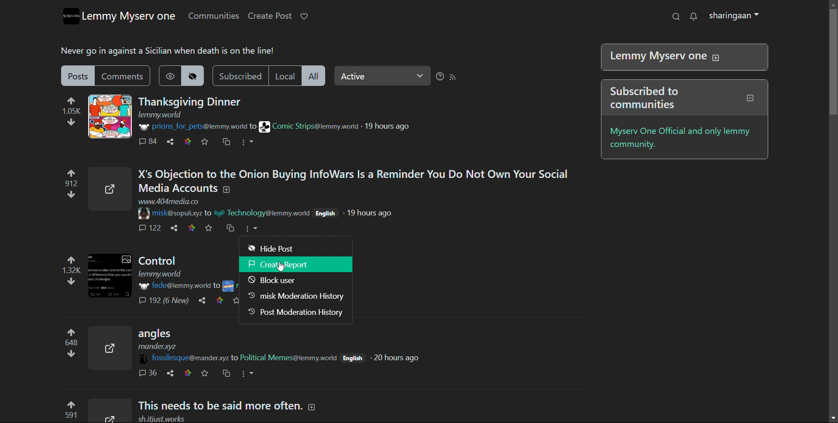 This screenshot has width=838, height=423. I want to click on favorite, so click(208, 228).